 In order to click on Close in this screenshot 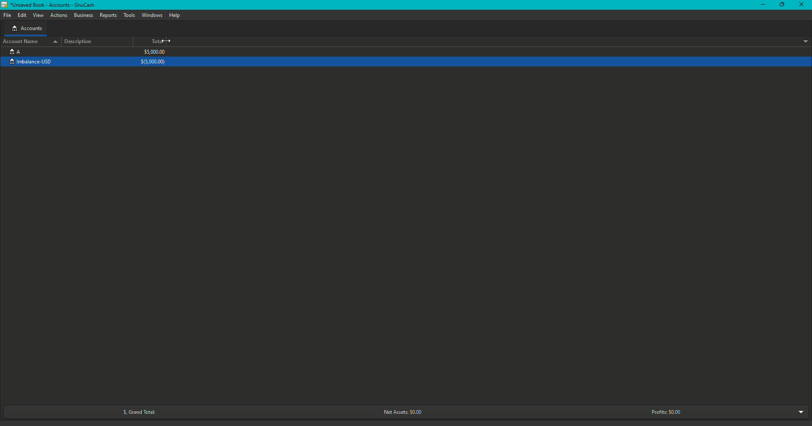, I will do `click(803, 5)`.